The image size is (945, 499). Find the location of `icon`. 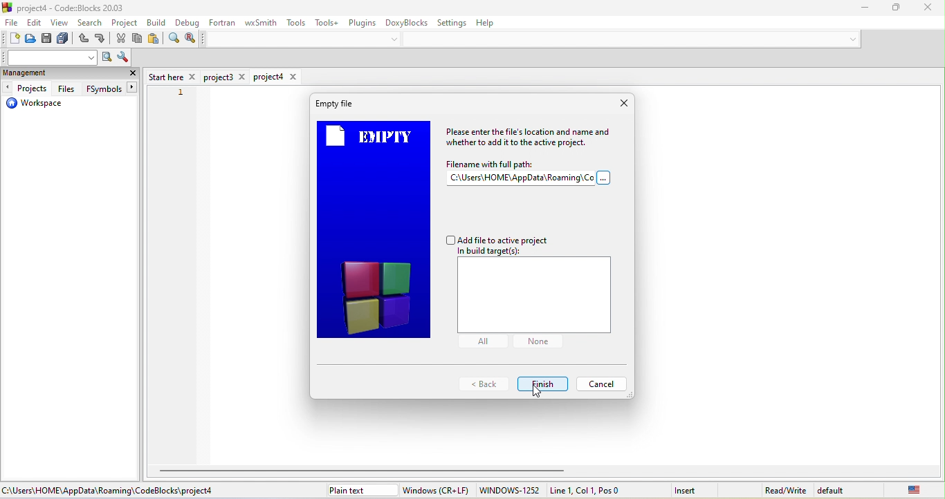

icon is located at coordinates (8, 7).